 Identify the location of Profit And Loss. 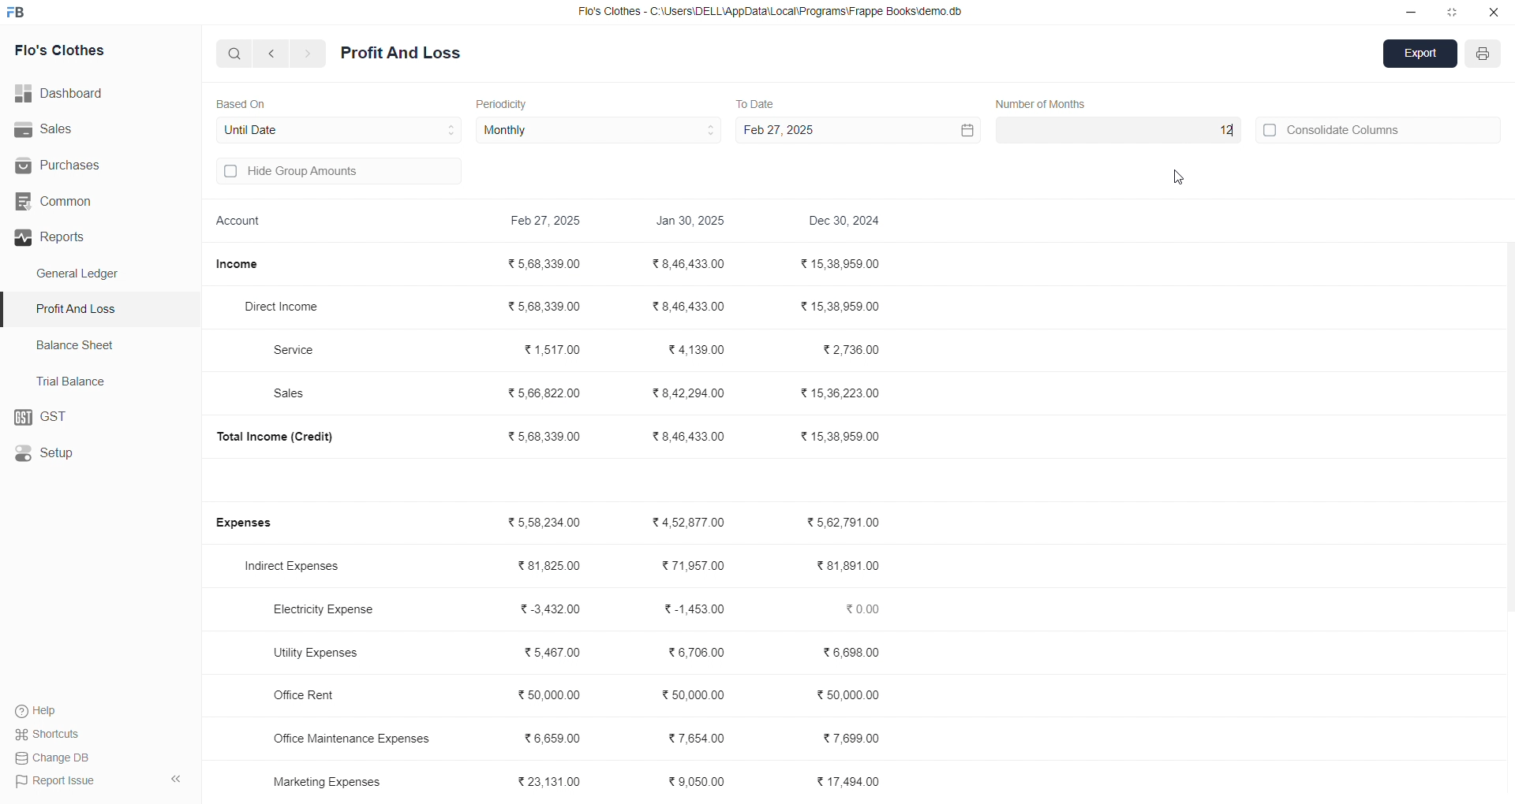
(401, 54).